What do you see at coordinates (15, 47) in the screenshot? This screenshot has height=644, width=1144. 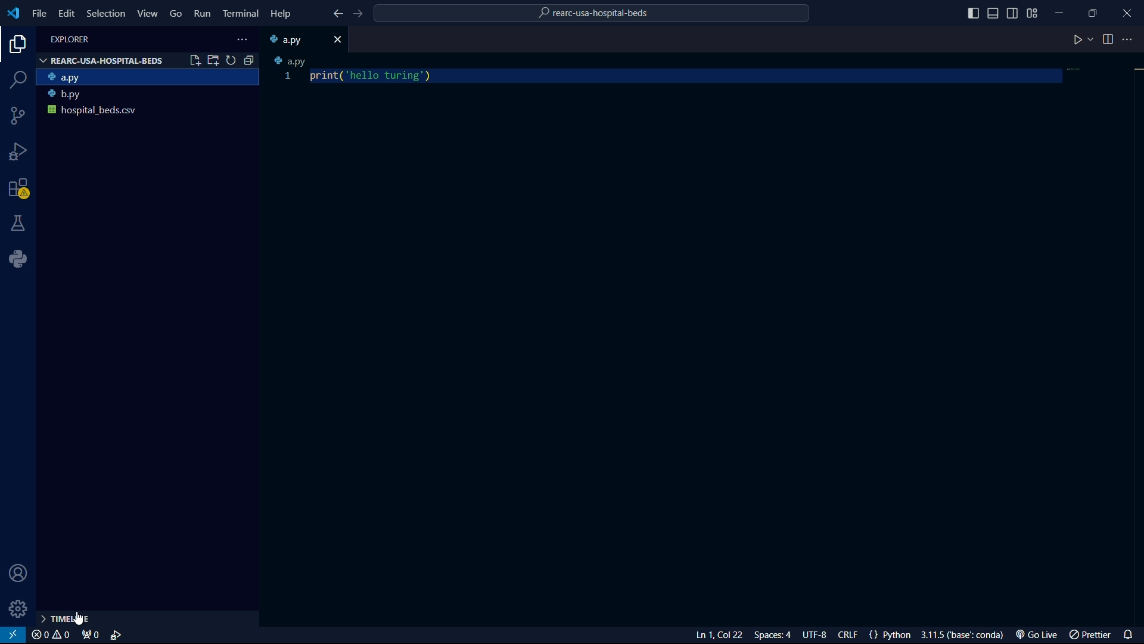 I see `explorer` at bounding box center [15, 47].